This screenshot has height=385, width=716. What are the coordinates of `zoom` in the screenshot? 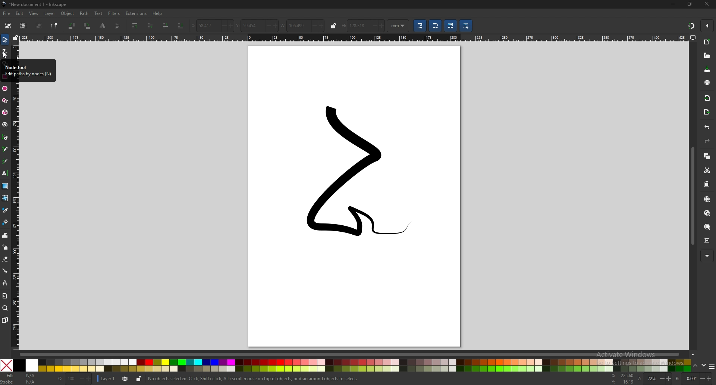 It's located at (6, 309).